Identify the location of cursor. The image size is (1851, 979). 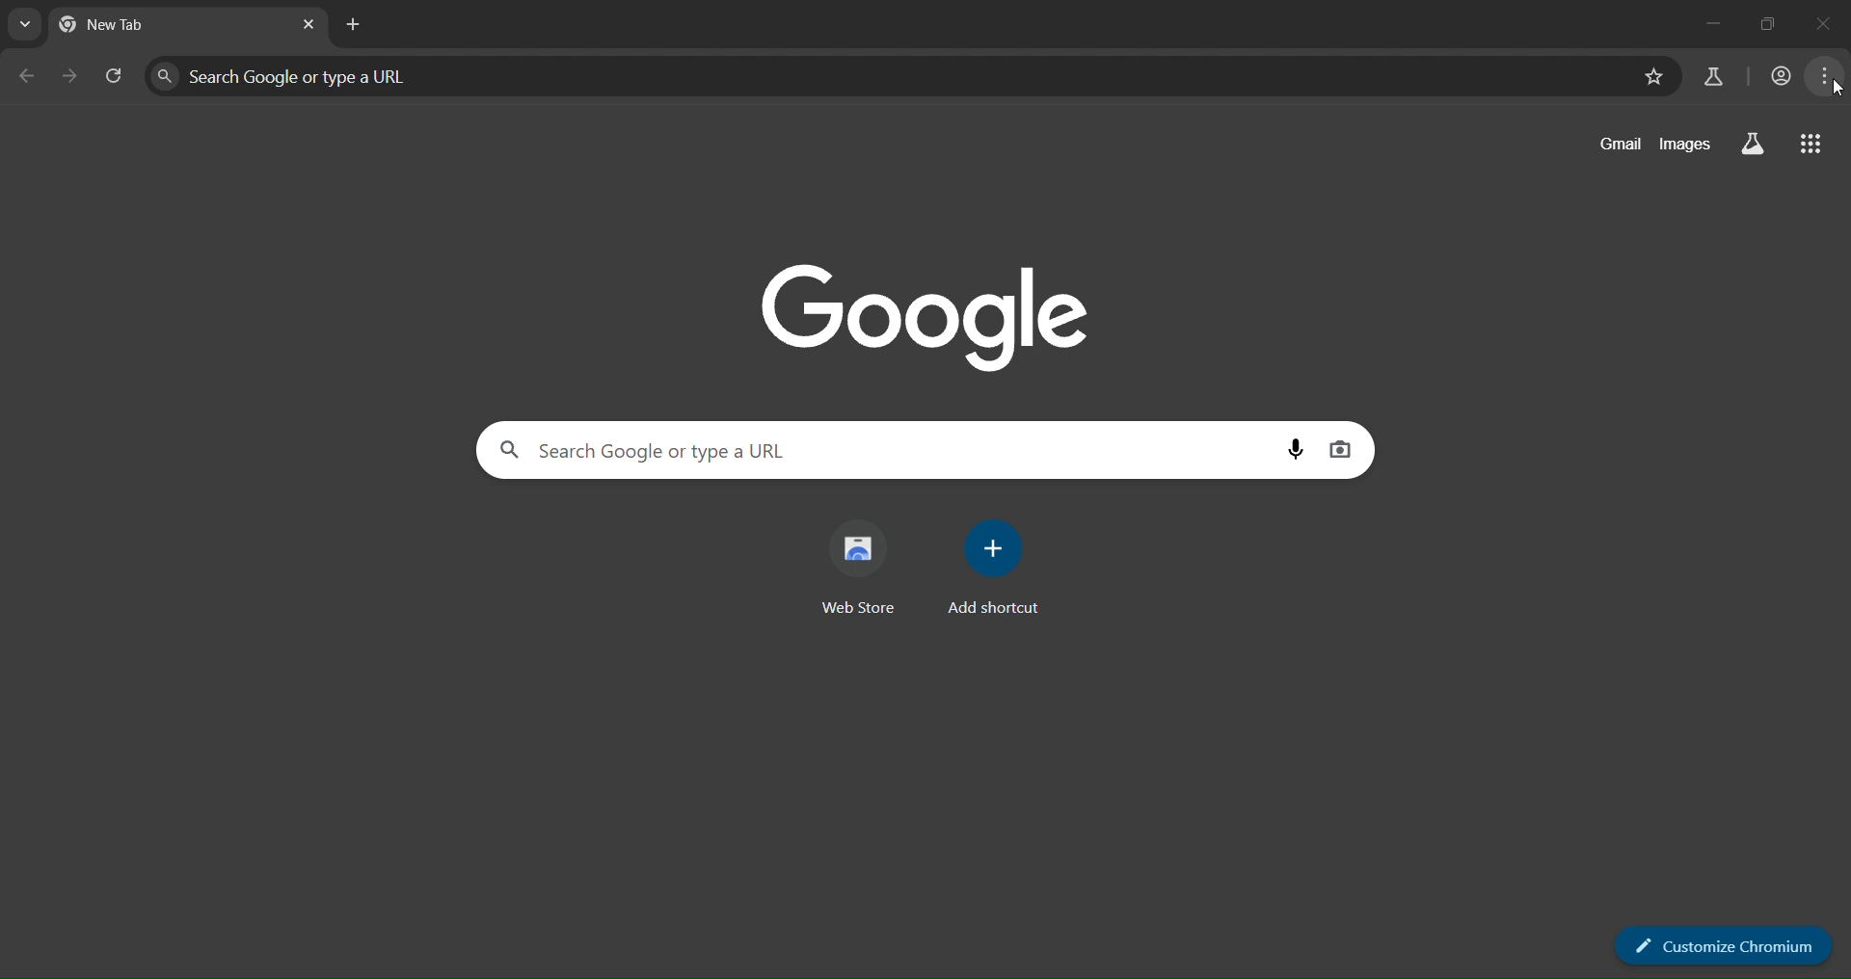
(1838, 91).